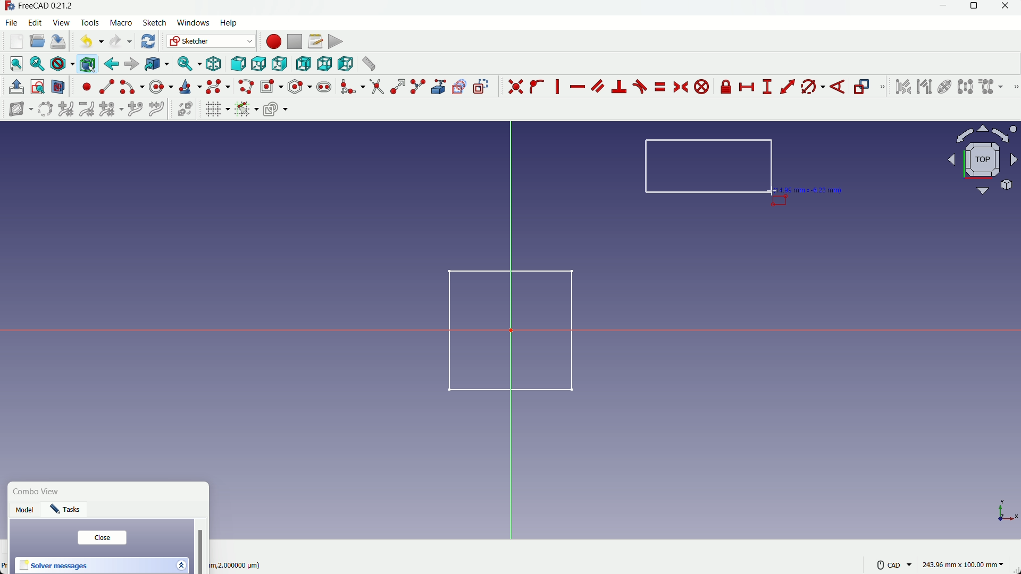  What do you see at coordinates (376, 87) in the screenshot?
I see `trim edges` at bounding box center [376, 87].